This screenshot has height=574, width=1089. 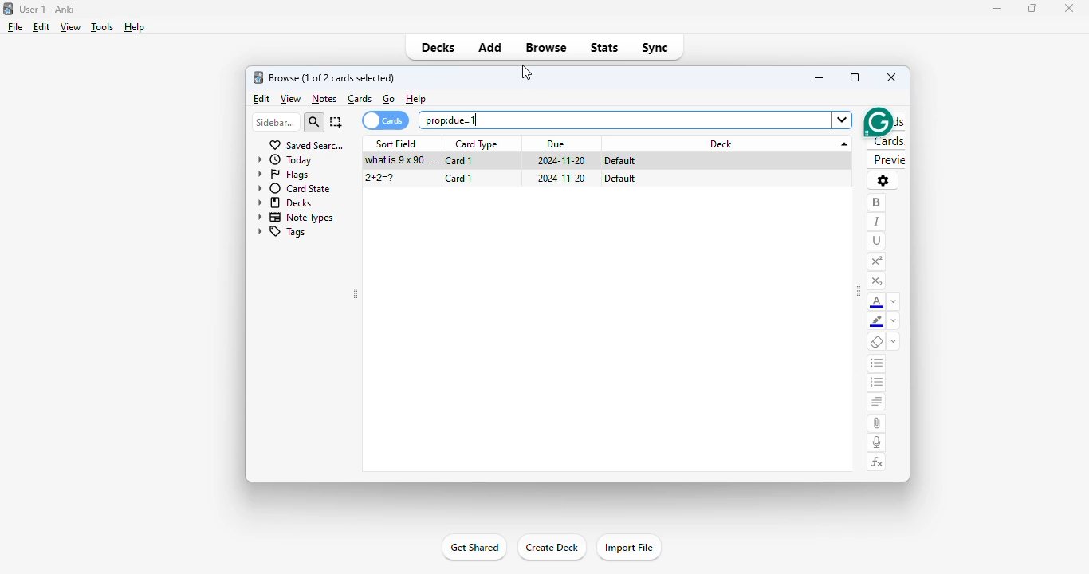 I want to click on prop:due=1, so click(x=449, y=120).